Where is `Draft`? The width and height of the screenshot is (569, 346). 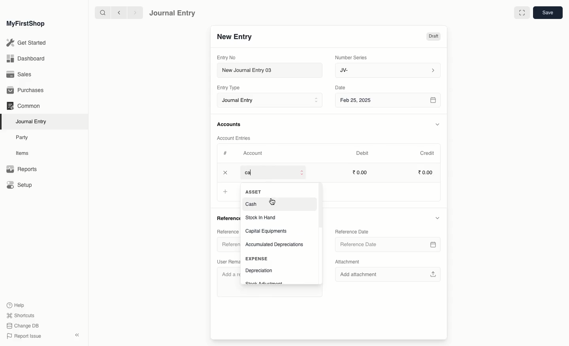 Draft is located at coordinates (433, 37).